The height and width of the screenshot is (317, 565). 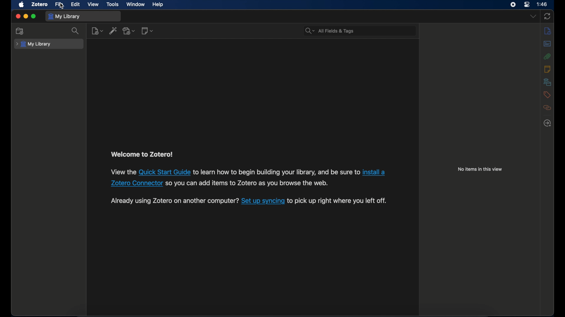 What do you see at coordinates (147, 31) in the screenshot?
I see `new note` at bounding box center [147, 31].